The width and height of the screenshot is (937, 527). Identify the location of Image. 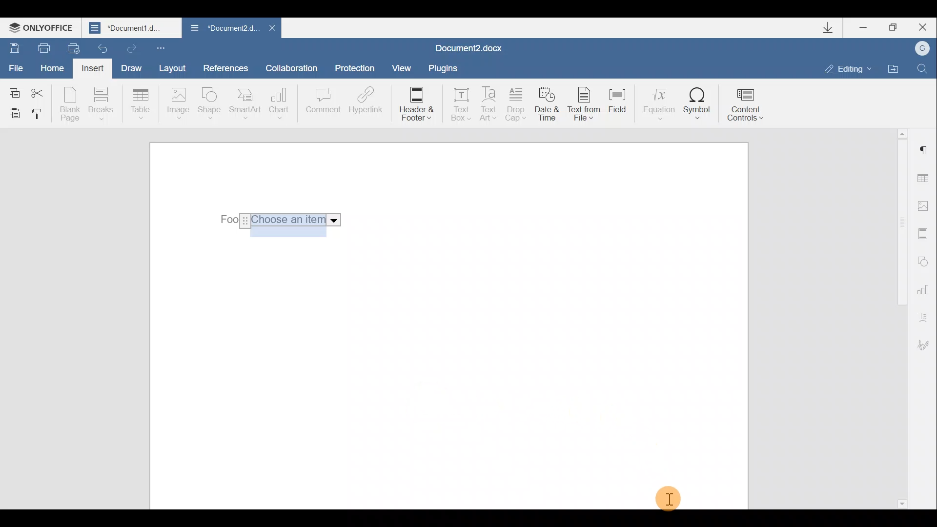
(178, 104).